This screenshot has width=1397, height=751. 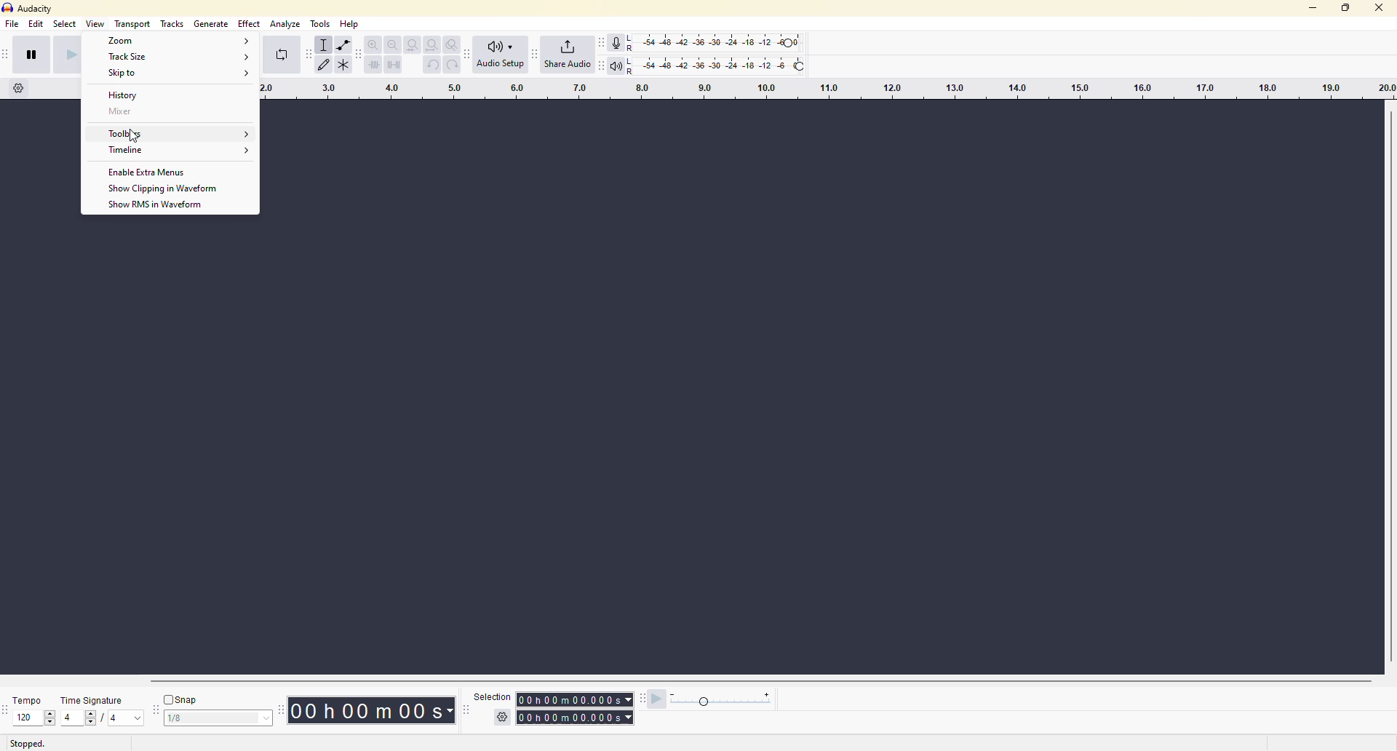 What do you see at coordinates (618, 43) in the screenshot?
I see `record meter` at bounding box center [618, 43].